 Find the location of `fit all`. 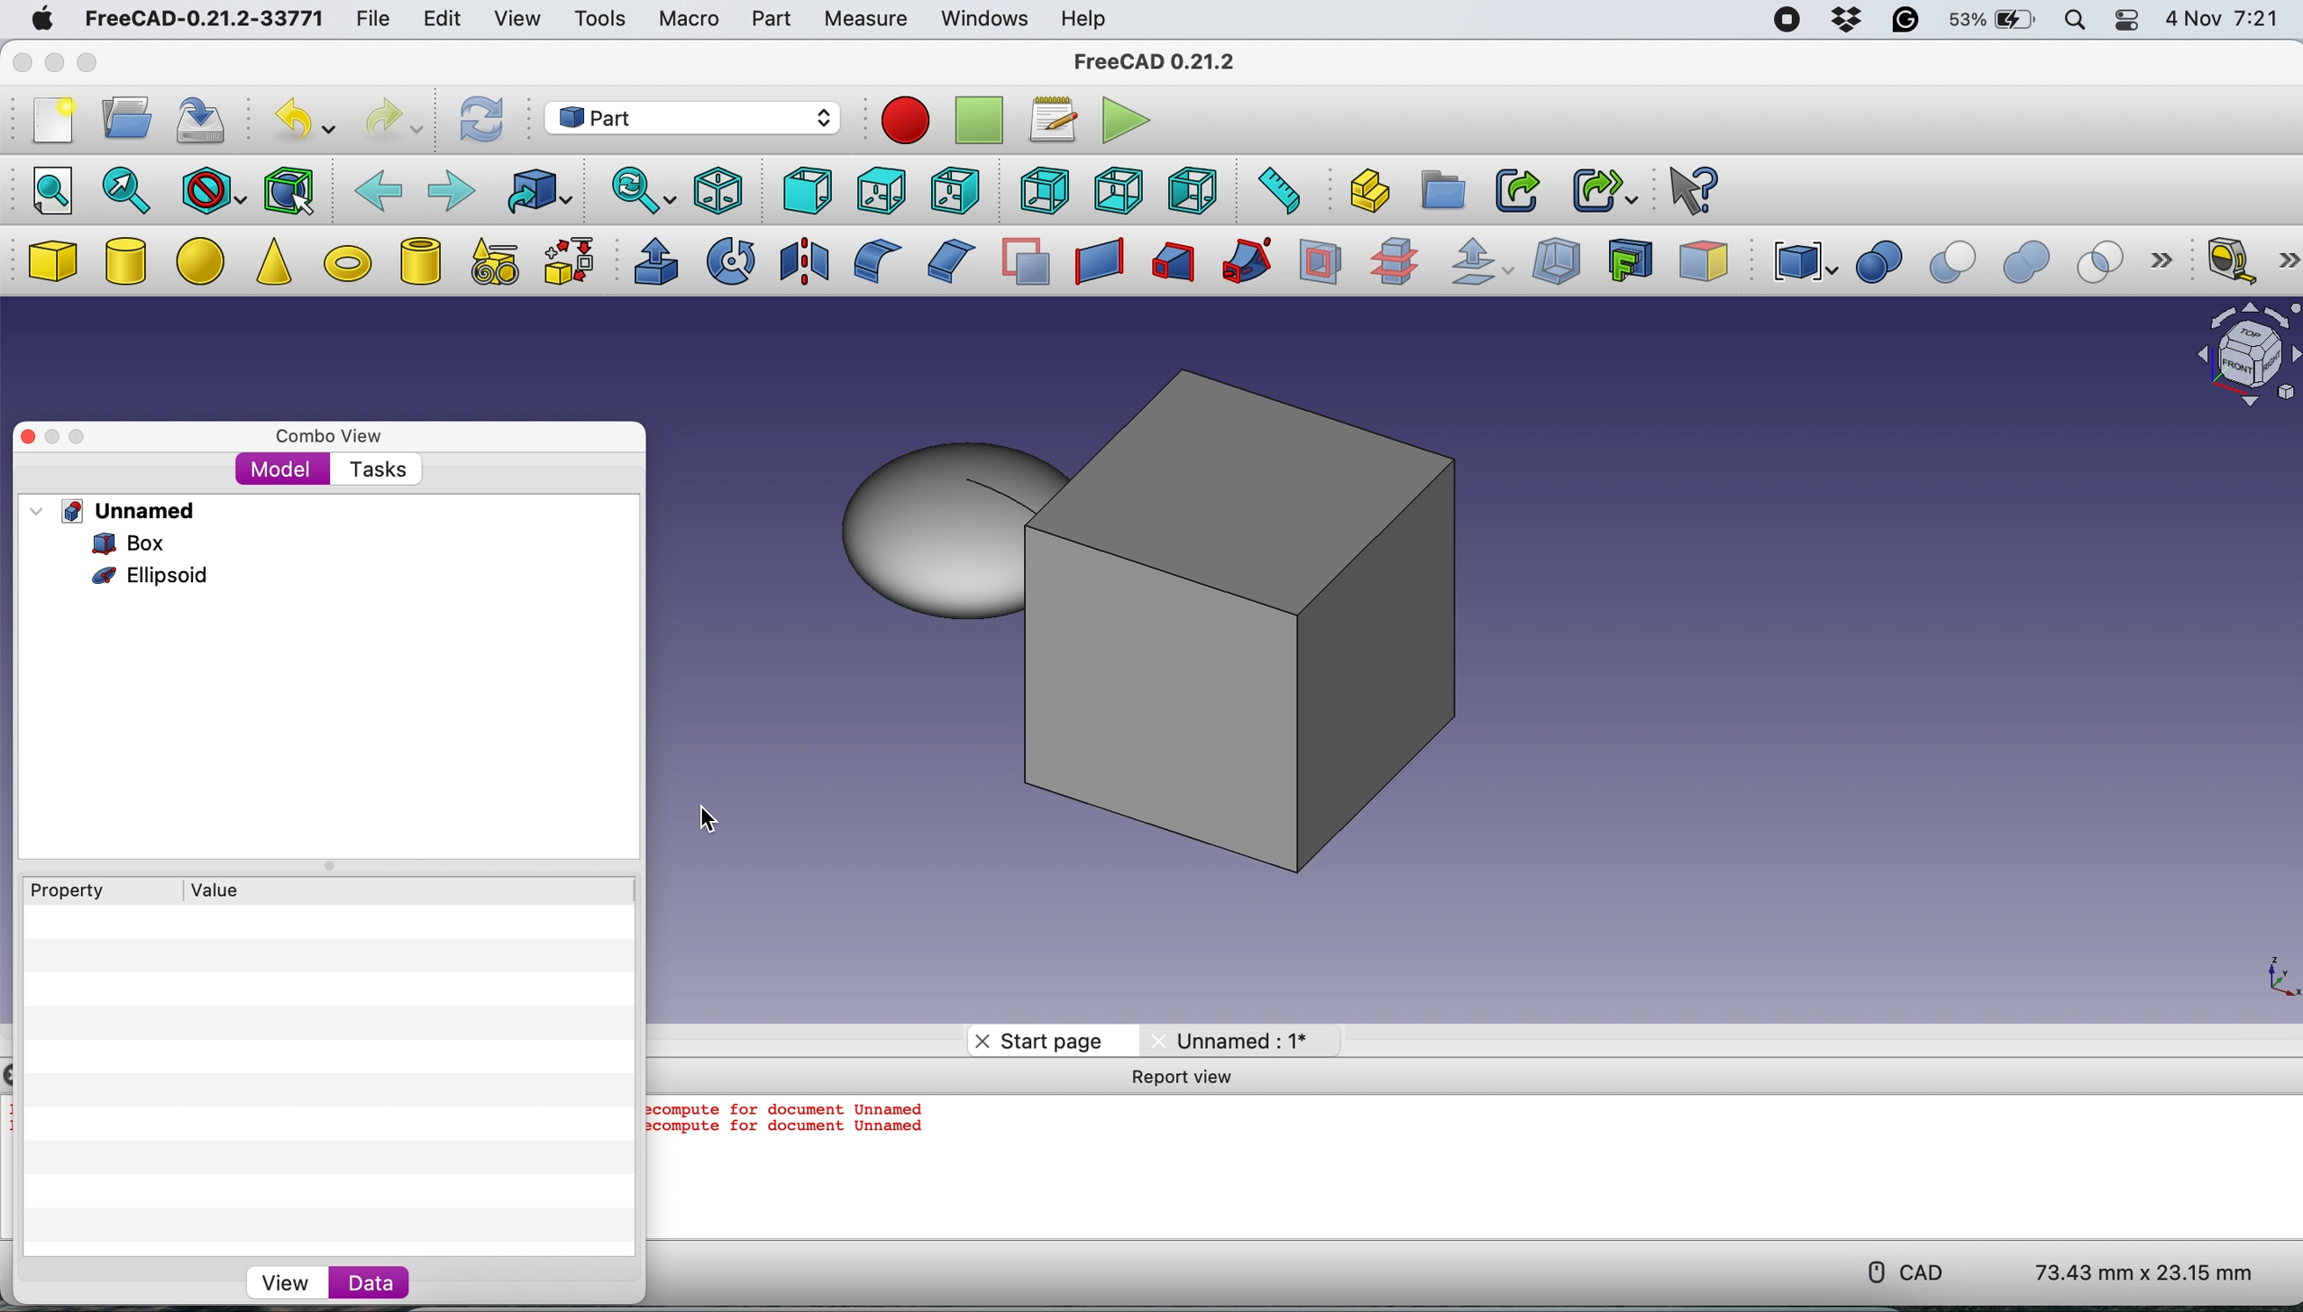

fit all is located at coordinates (45, 188).